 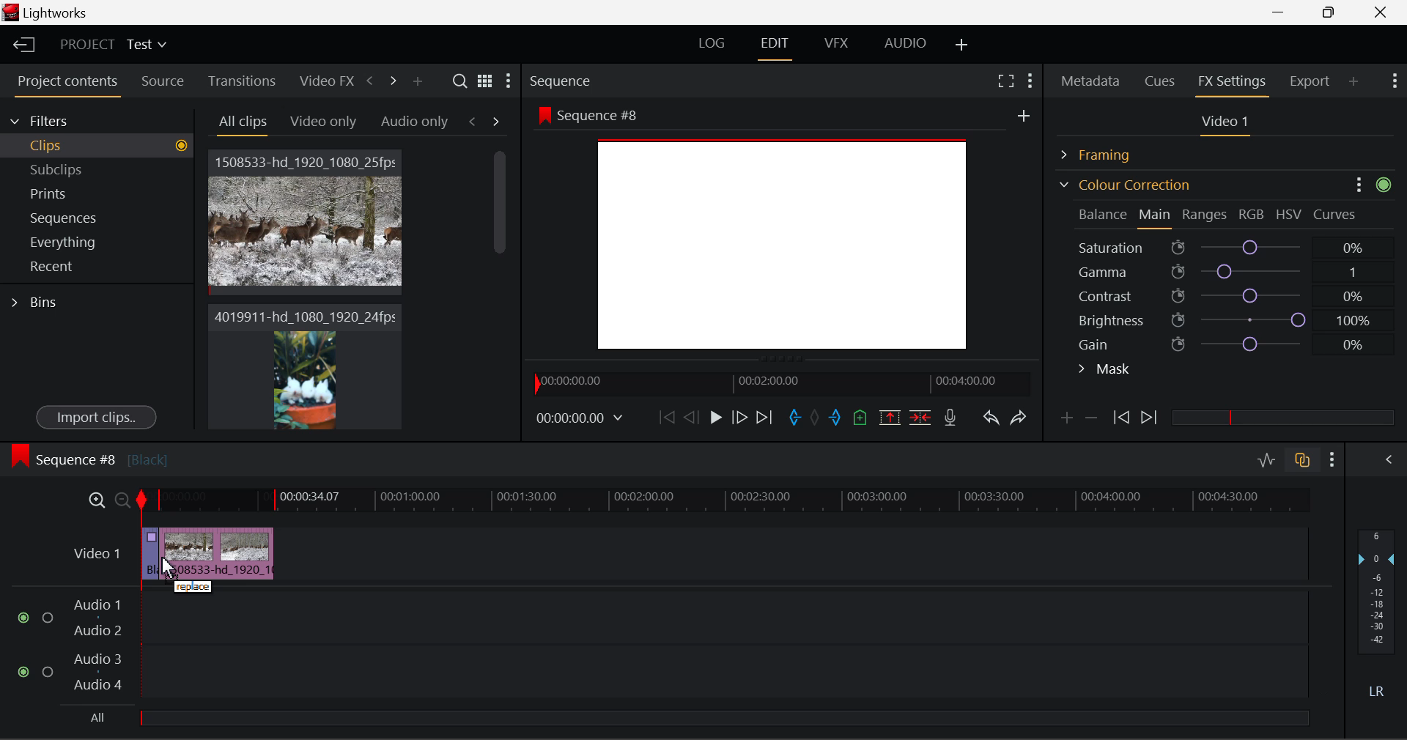 What do you see at coordinates (1205, 216) in the screenshot?
I see `Ranges` at bounding box center [1205, 216].